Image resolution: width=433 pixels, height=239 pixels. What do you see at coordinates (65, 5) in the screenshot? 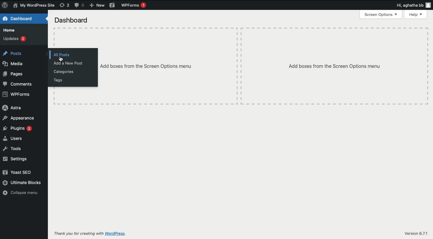
I see `Revisions` at bounding box center [65, 5].